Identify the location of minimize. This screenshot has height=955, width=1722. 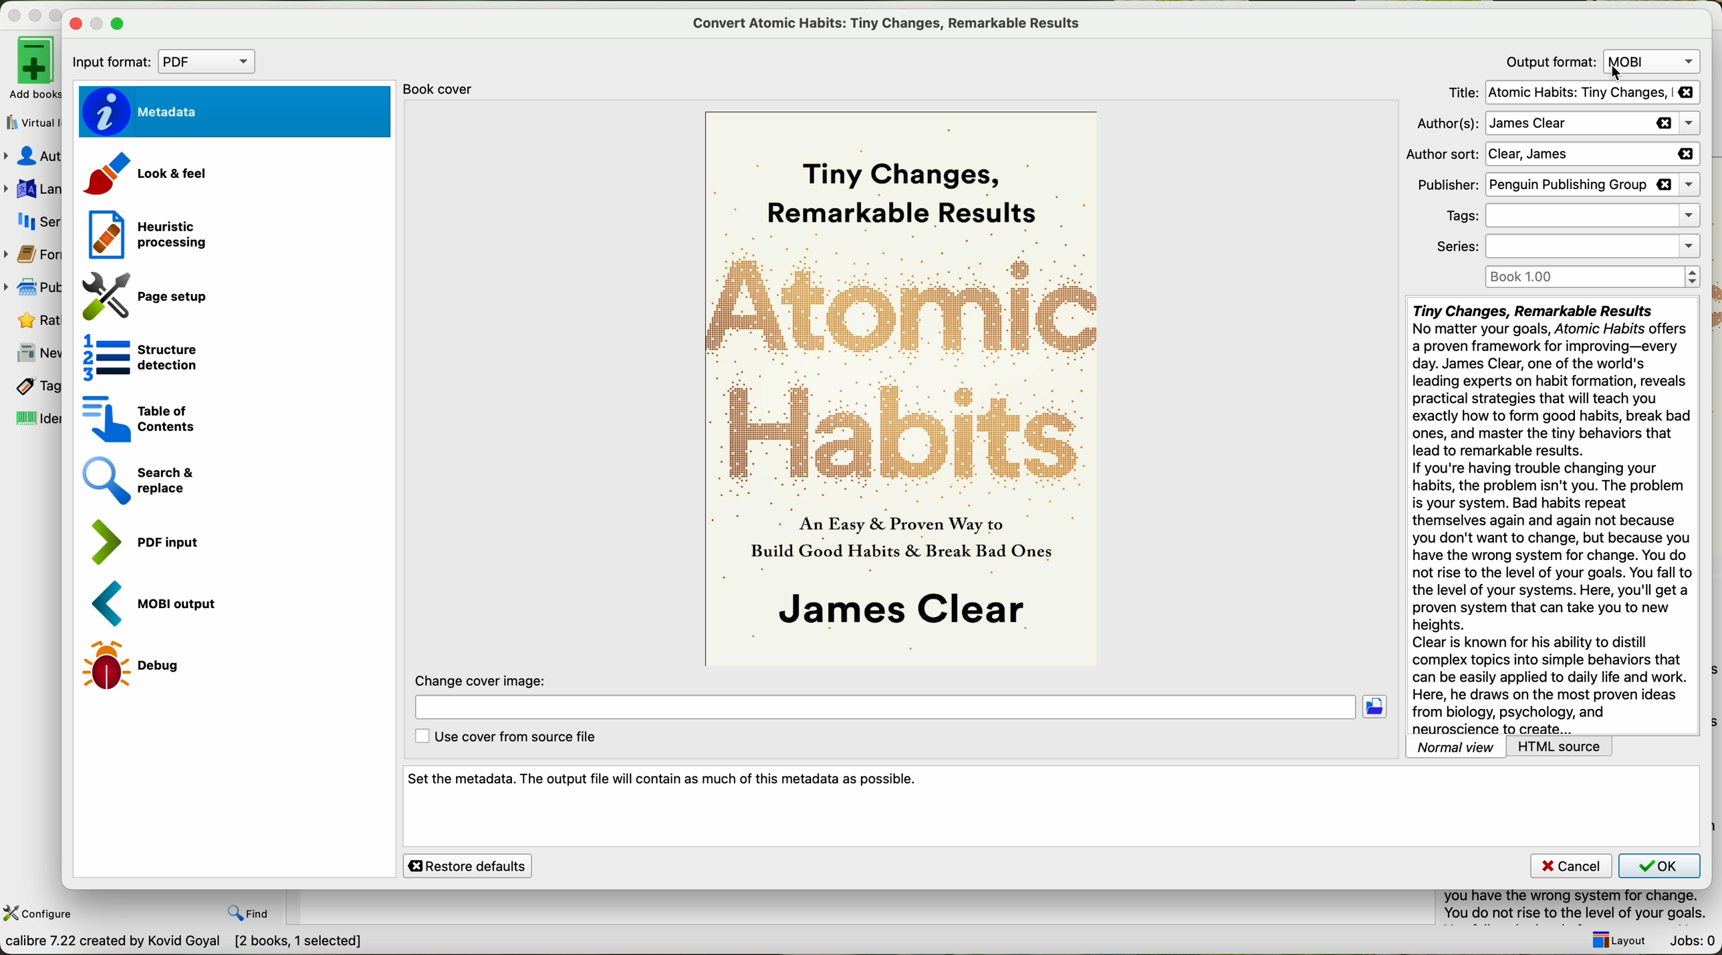
(35, 13).